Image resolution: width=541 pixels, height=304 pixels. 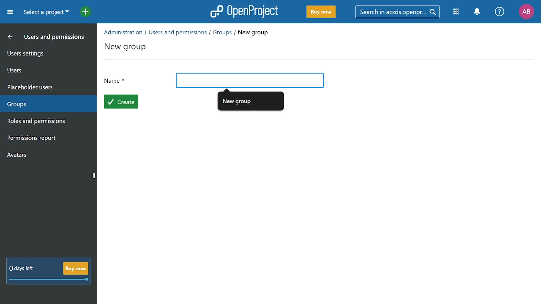 I want to click on avatars, so click(x=44, y=154).